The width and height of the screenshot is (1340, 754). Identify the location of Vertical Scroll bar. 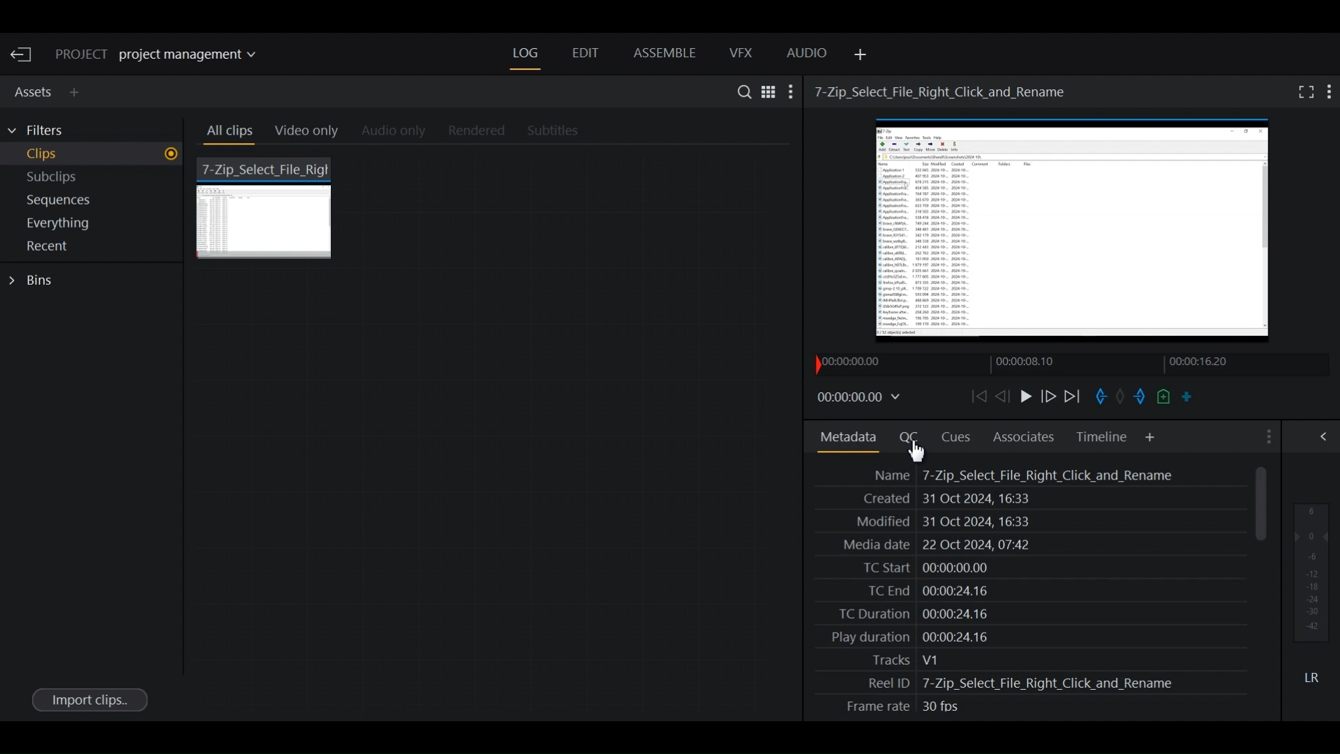
(1262, 505).